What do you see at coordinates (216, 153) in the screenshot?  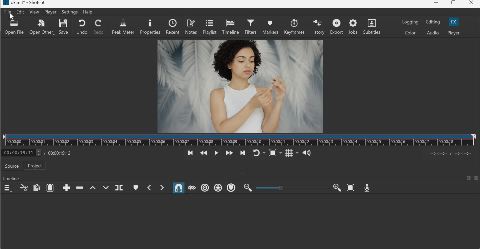 I see `Toggle play or pause` at bounding box center [216, 153].